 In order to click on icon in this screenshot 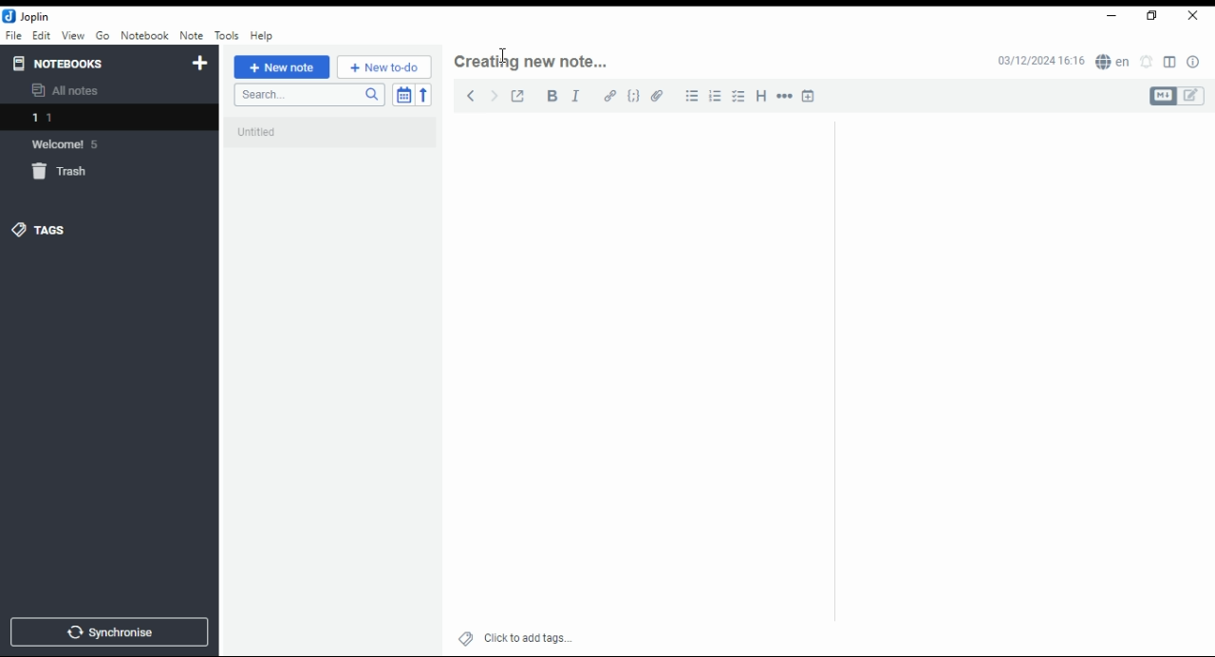, I will do `click(28, 16)`.